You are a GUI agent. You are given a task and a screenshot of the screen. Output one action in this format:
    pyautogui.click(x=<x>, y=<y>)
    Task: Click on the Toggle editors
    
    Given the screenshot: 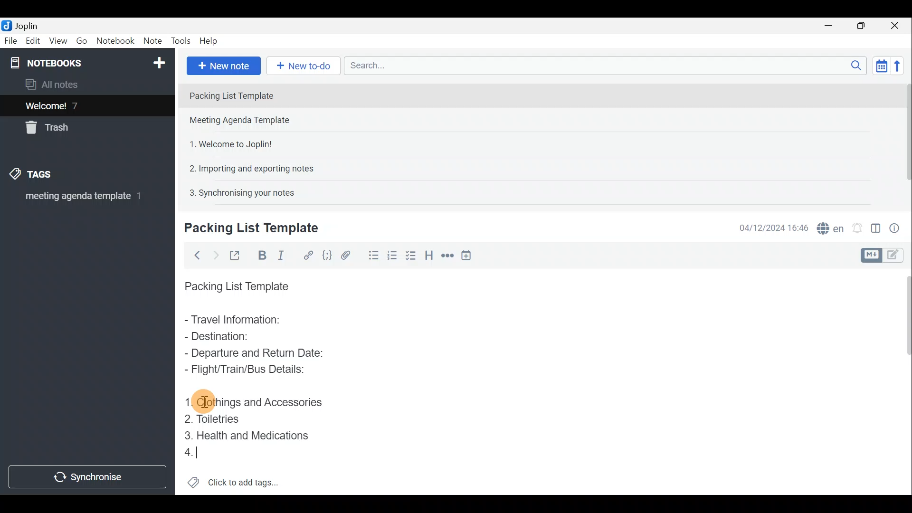 What is the action you would take?
    pyautogui.click(x=898, y=256)
    